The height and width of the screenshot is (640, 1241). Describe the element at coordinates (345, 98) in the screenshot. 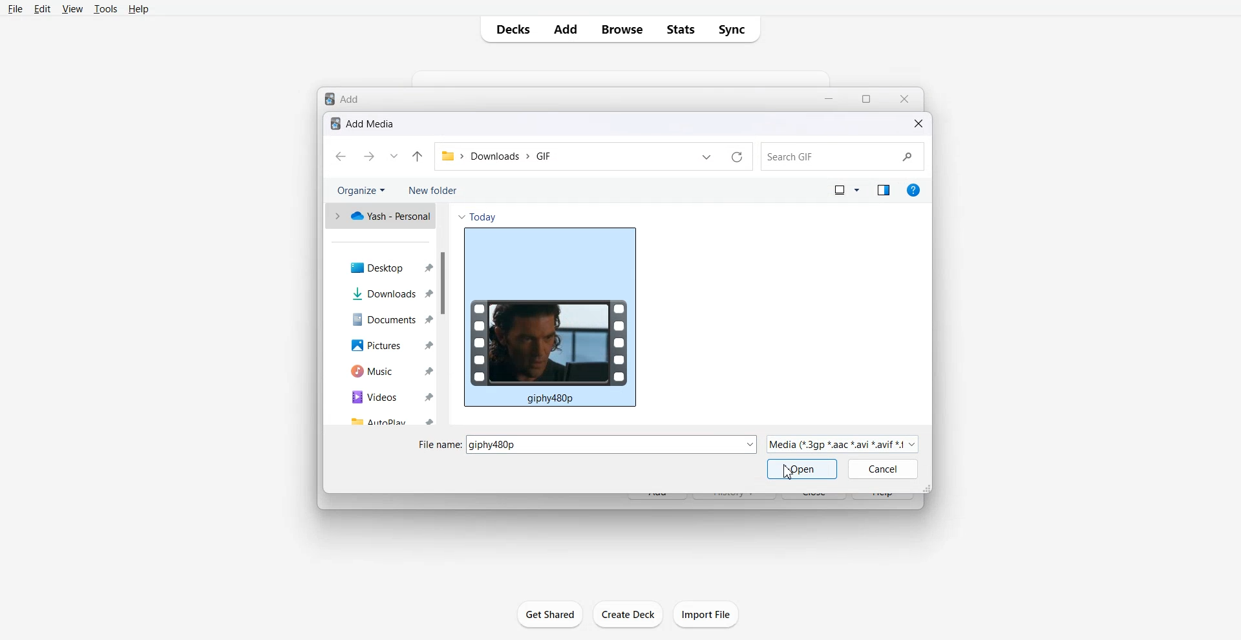

I see `Text` at that location.